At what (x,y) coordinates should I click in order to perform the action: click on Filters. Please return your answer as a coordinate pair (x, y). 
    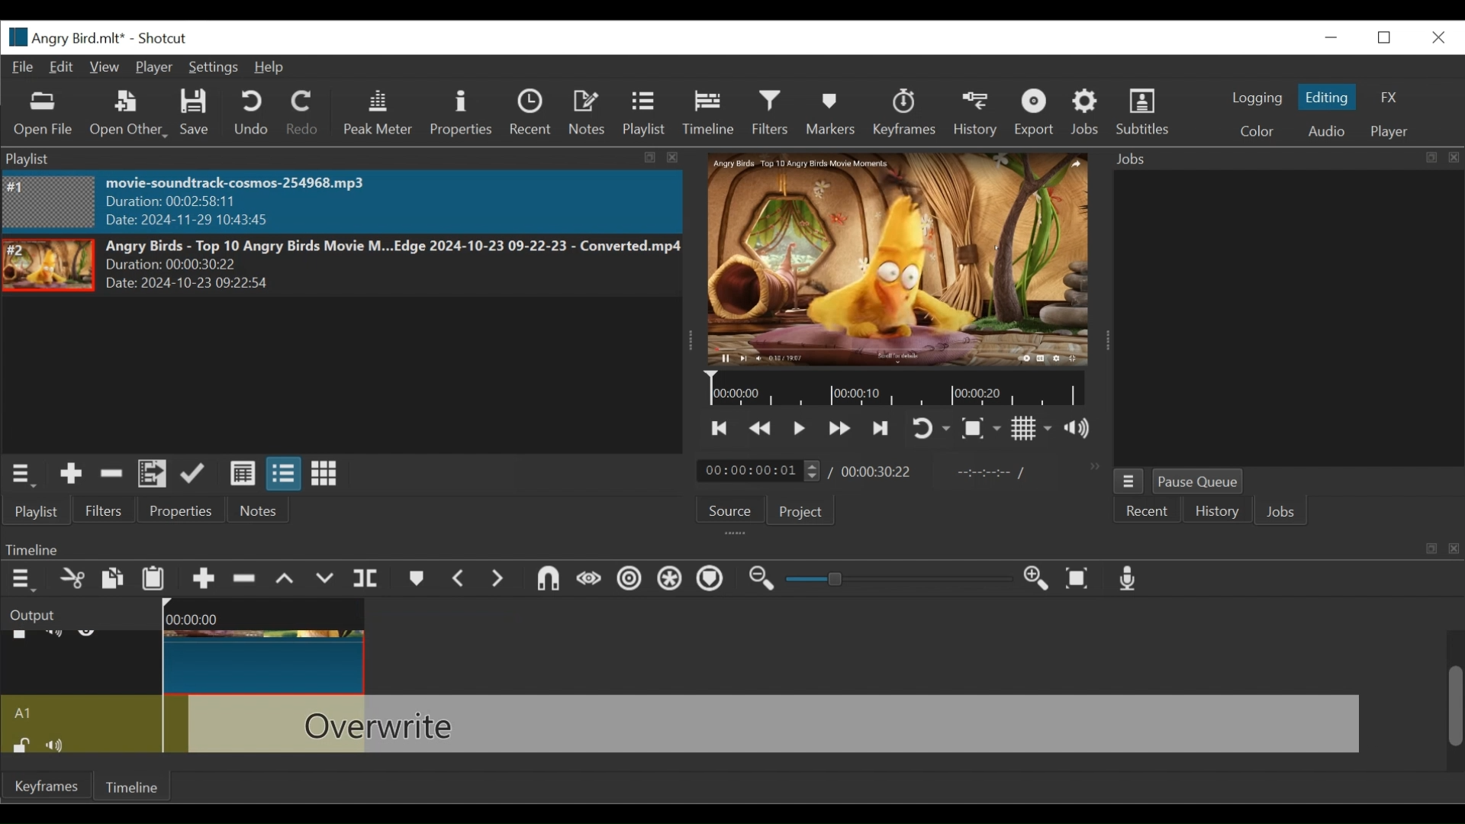
    Looking at the image, I should click on (111, 510).